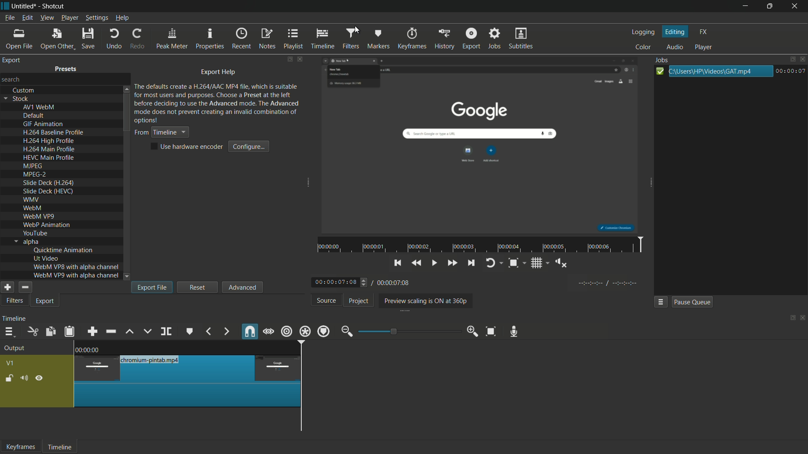 The width and height of the screenshot is (808, 454). Describe the element at coordinates (46, 301) in the screenshot. I see `export` at that location.